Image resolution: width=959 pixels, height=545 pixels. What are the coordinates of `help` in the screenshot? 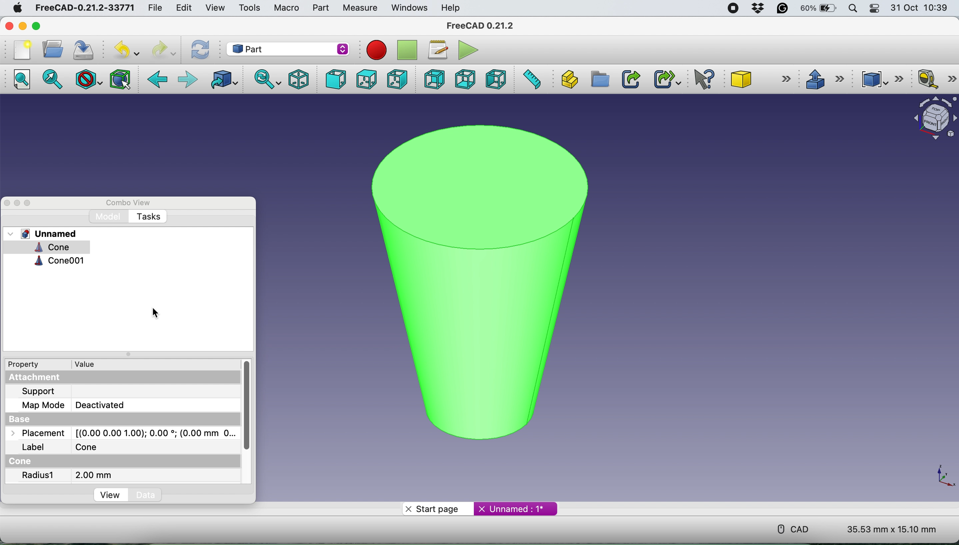 It's located at (451, 7).